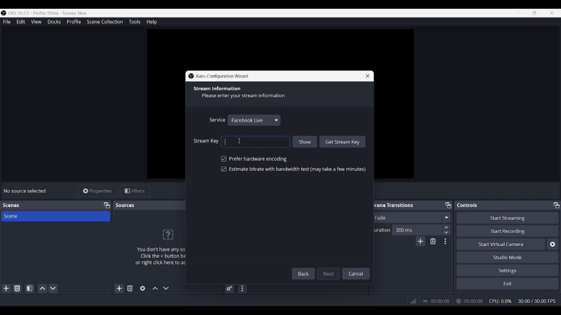 The width and height of the screenshot is (561, 315). What do you see at coordinates (305, 141) in the screenshot?
I see `Show input made` at bounding box center [305, 141].